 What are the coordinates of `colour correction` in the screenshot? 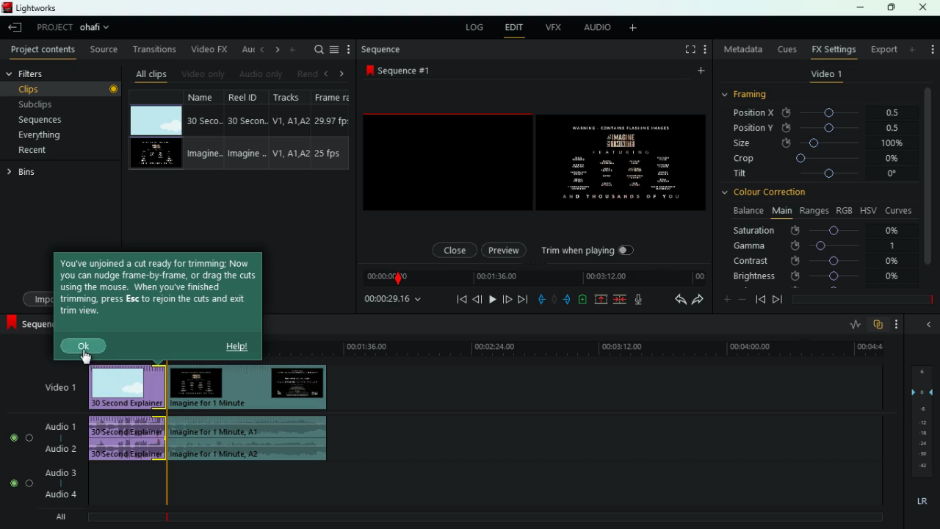 It's located at (770, 192).